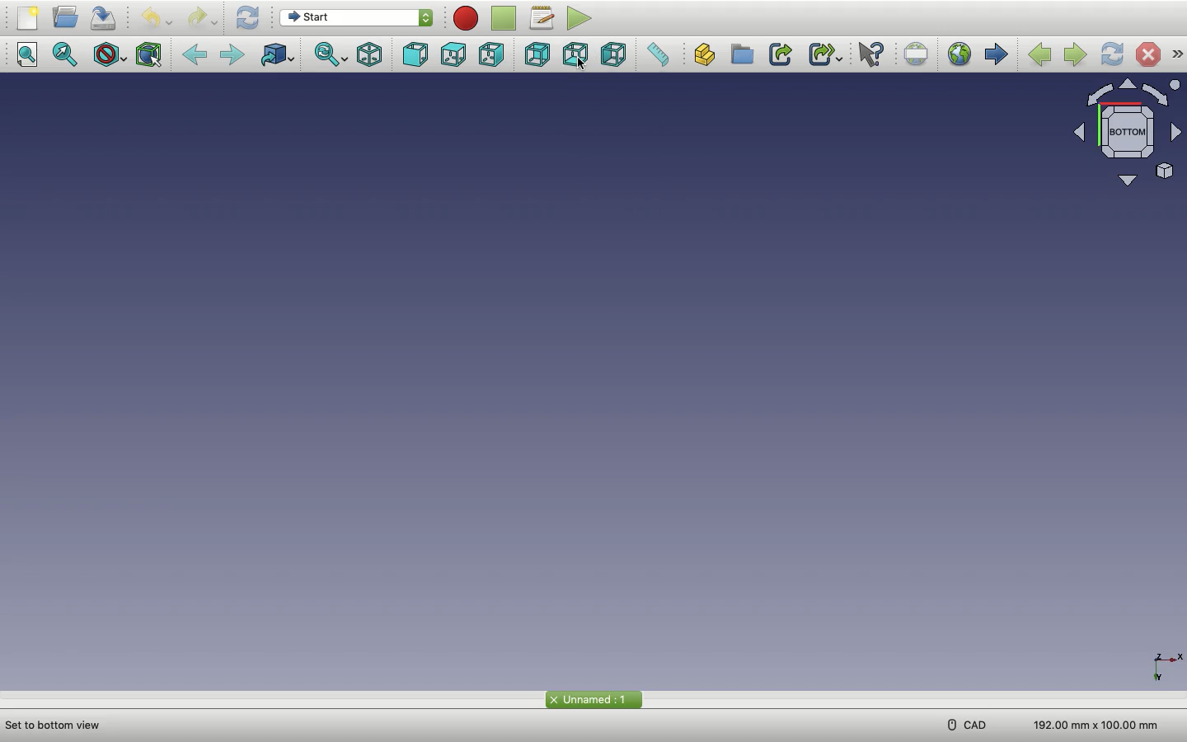 The height and width of the screenshot is (742, 1187). What do you see at coordinates (960, 57) in the screenshot?
I see `Open website` at bounding box center [960, 57].